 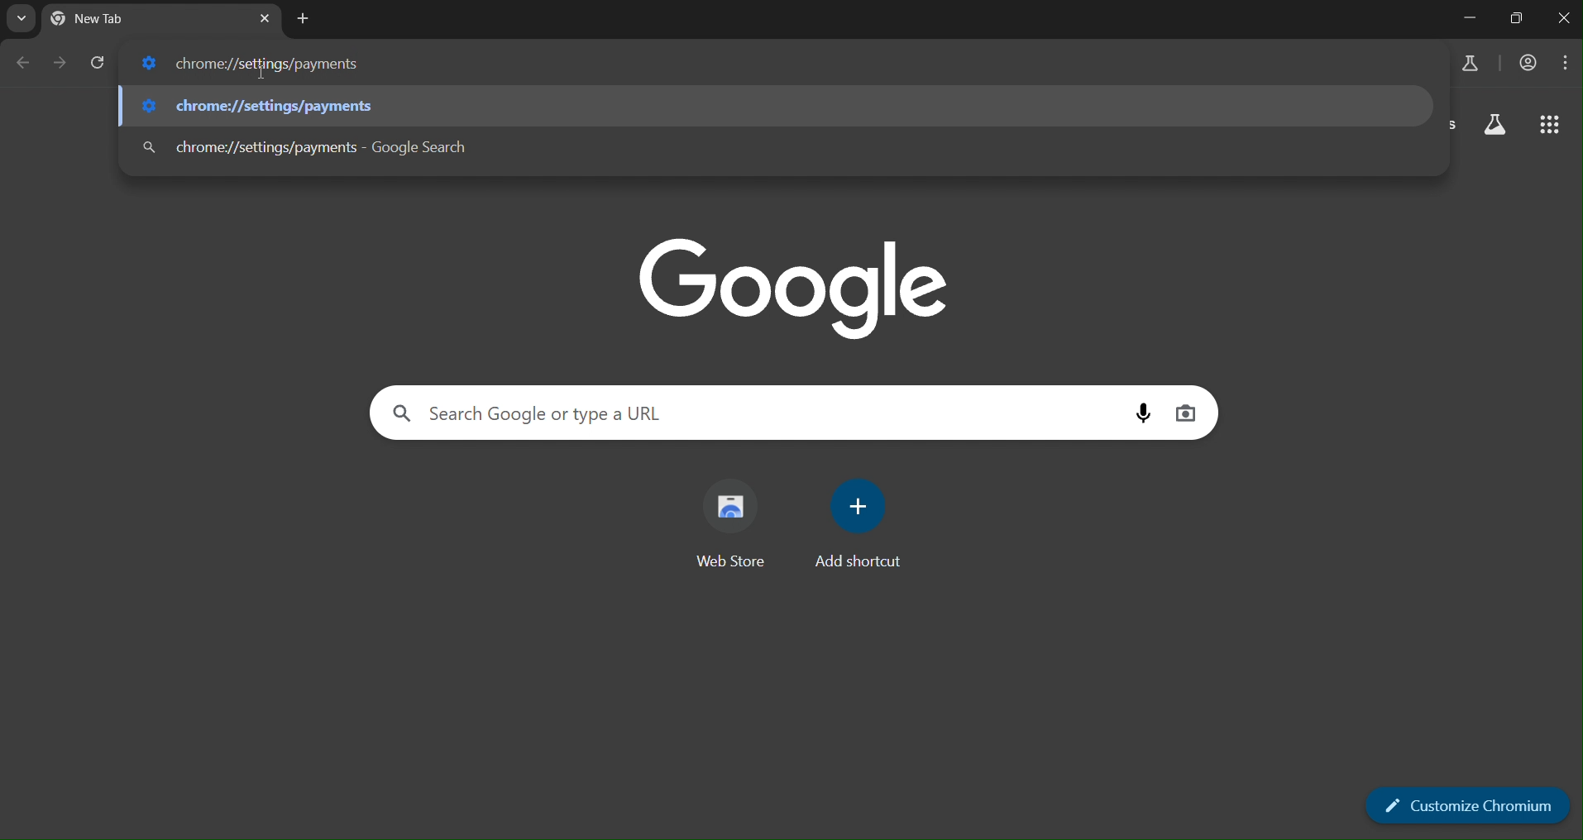 What do you see at coordinates (796, 285) in the screenshot?
I see `google` at bounding box center [796, 285].